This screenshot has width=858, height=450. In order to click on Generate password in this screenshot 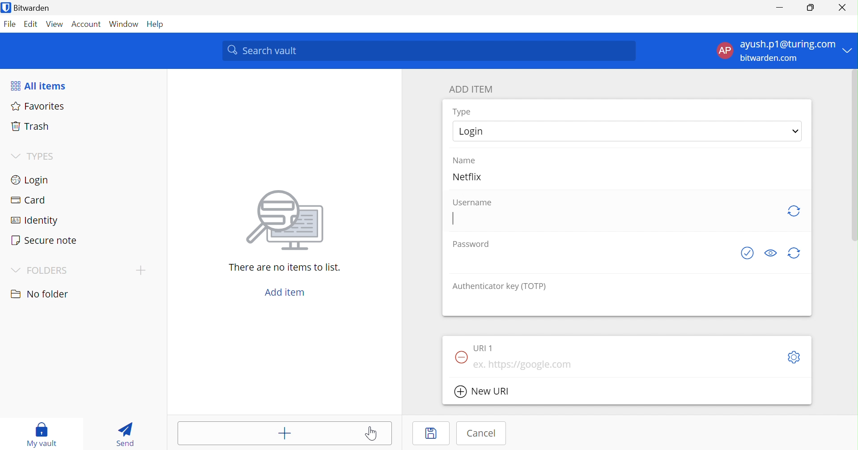, I will do `click(793, 253)`.